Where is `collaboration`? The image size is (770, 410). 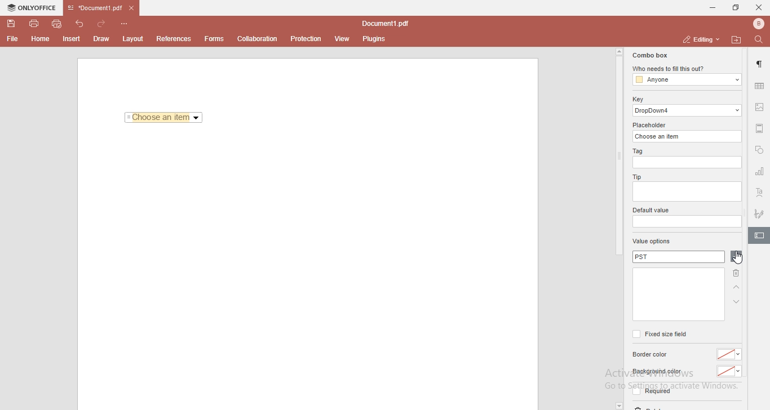 collaboration is located at coordinates (260, 38).